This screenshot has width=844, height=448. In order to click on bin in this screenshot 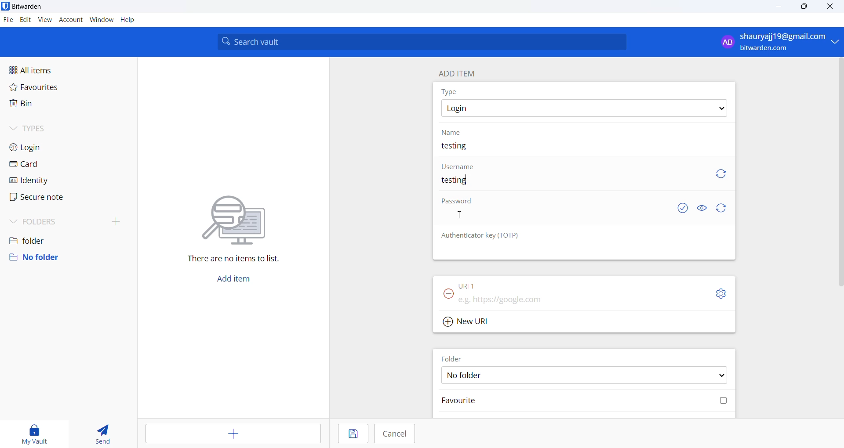, I will do `click(46, 106)`.